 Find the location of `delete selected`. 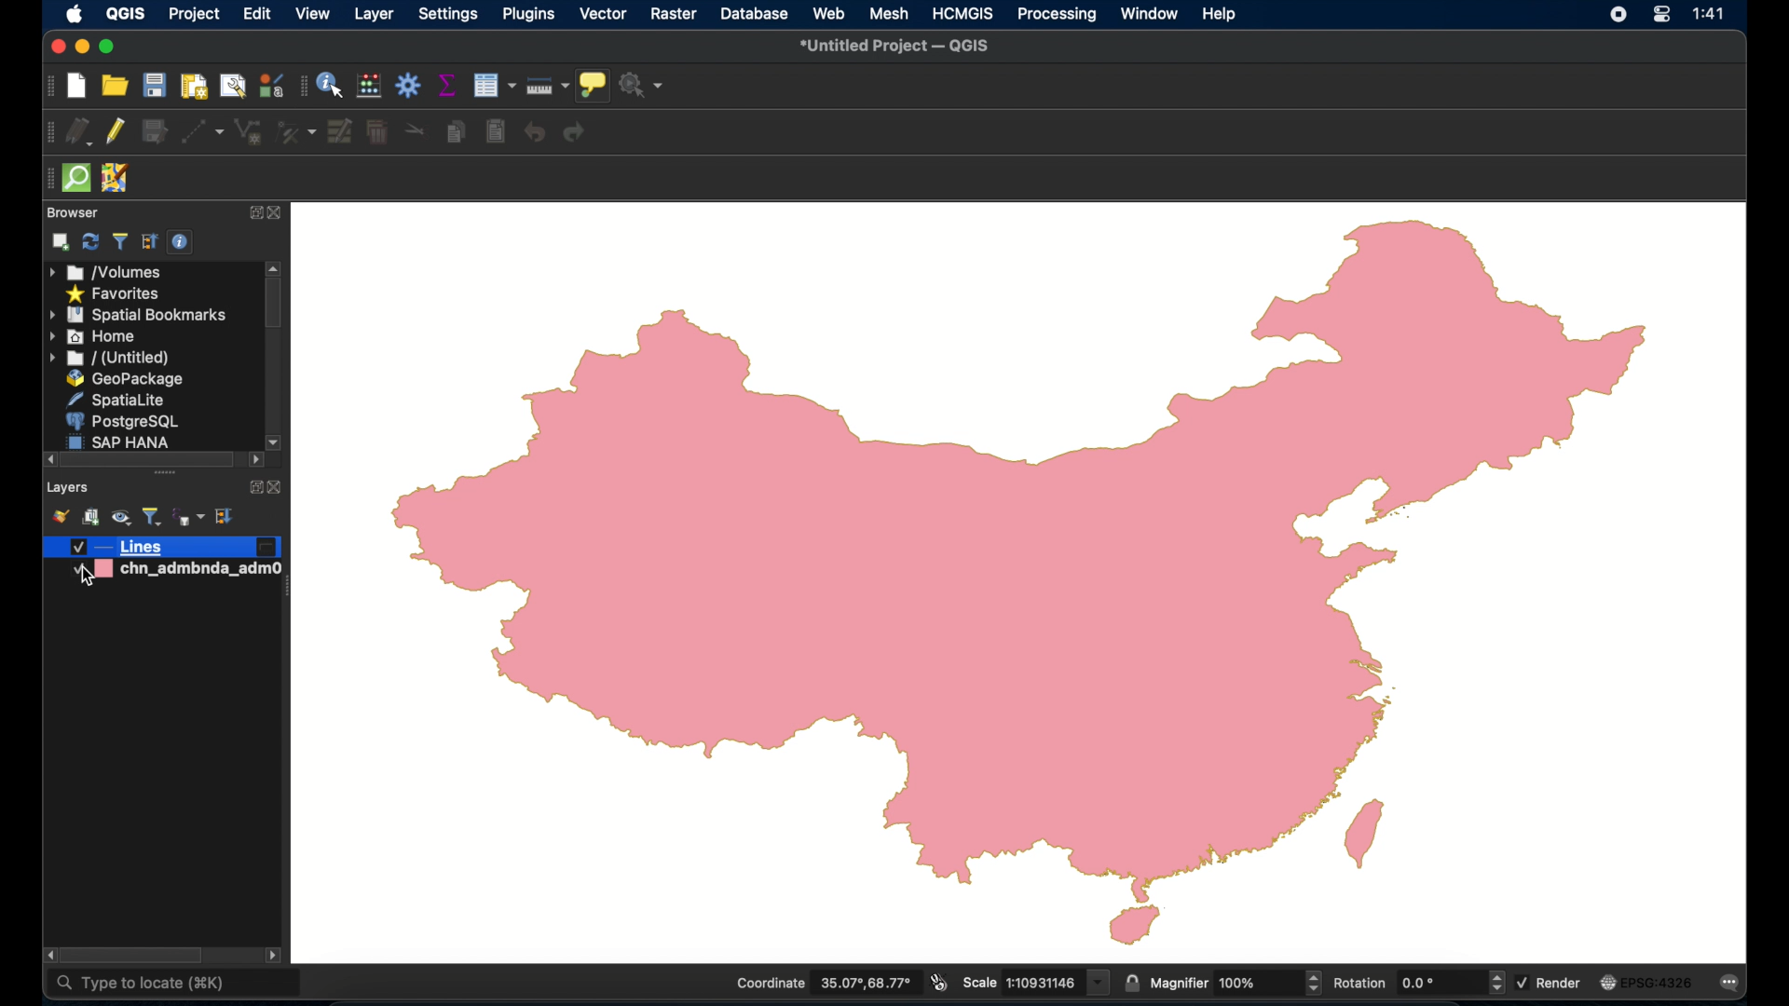

delete selected is located at coordinates (376, 132).